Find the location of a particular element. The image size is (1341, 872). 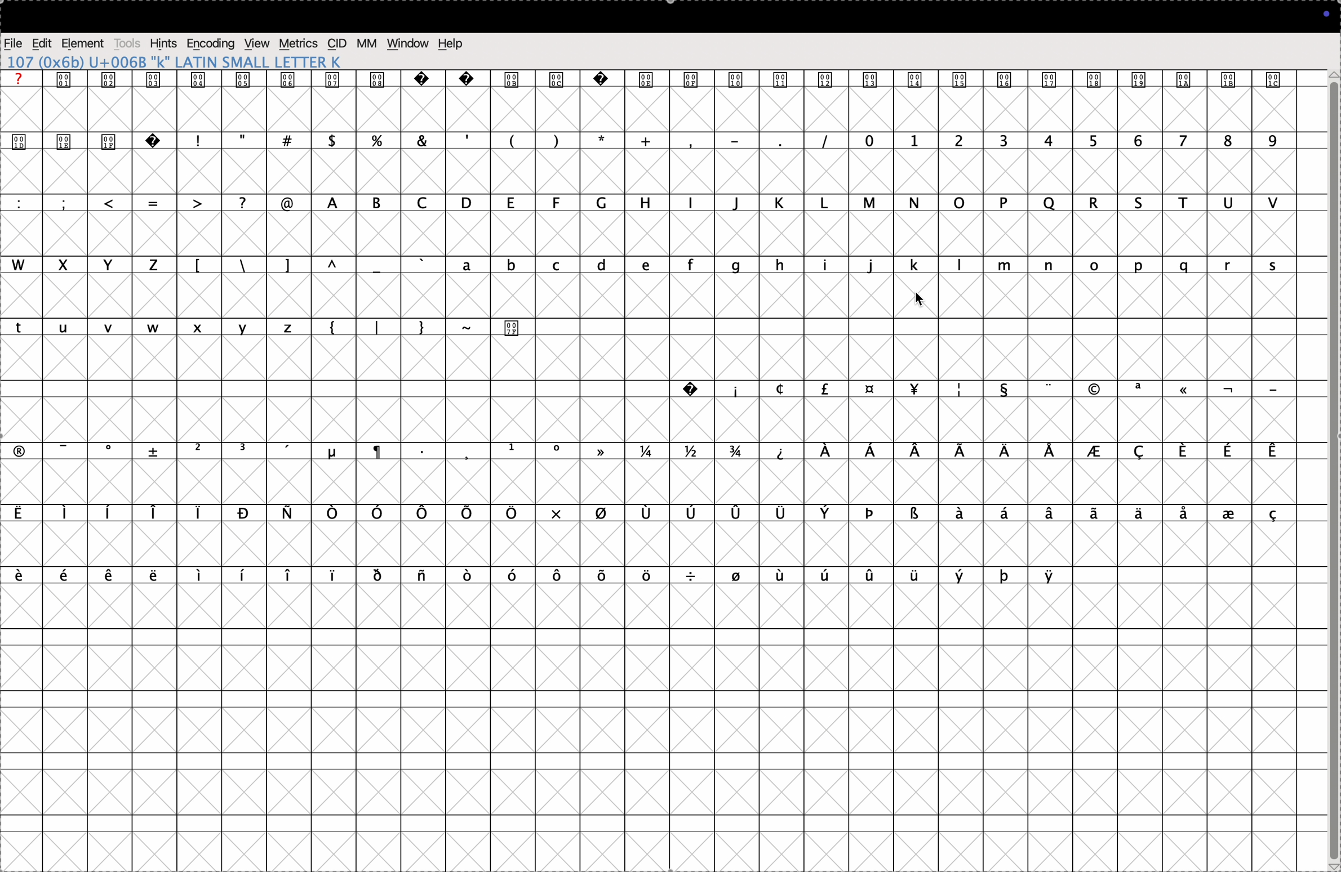

9 is located at coordinates (1273, 142).